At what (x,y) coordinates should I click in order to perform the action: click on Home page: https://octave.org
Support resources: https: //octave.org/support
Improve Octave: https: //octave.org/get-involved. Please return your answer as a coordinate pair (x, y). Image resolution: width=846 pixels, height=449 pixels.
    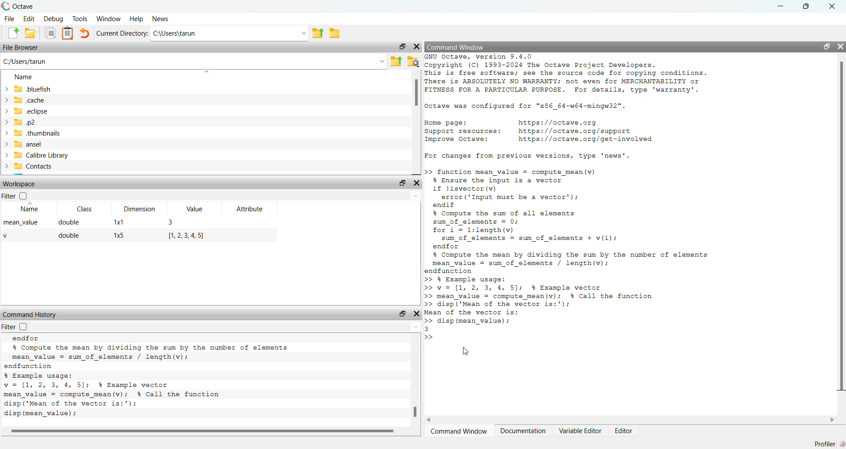
    Looking at the image, I should click on (541, 132).